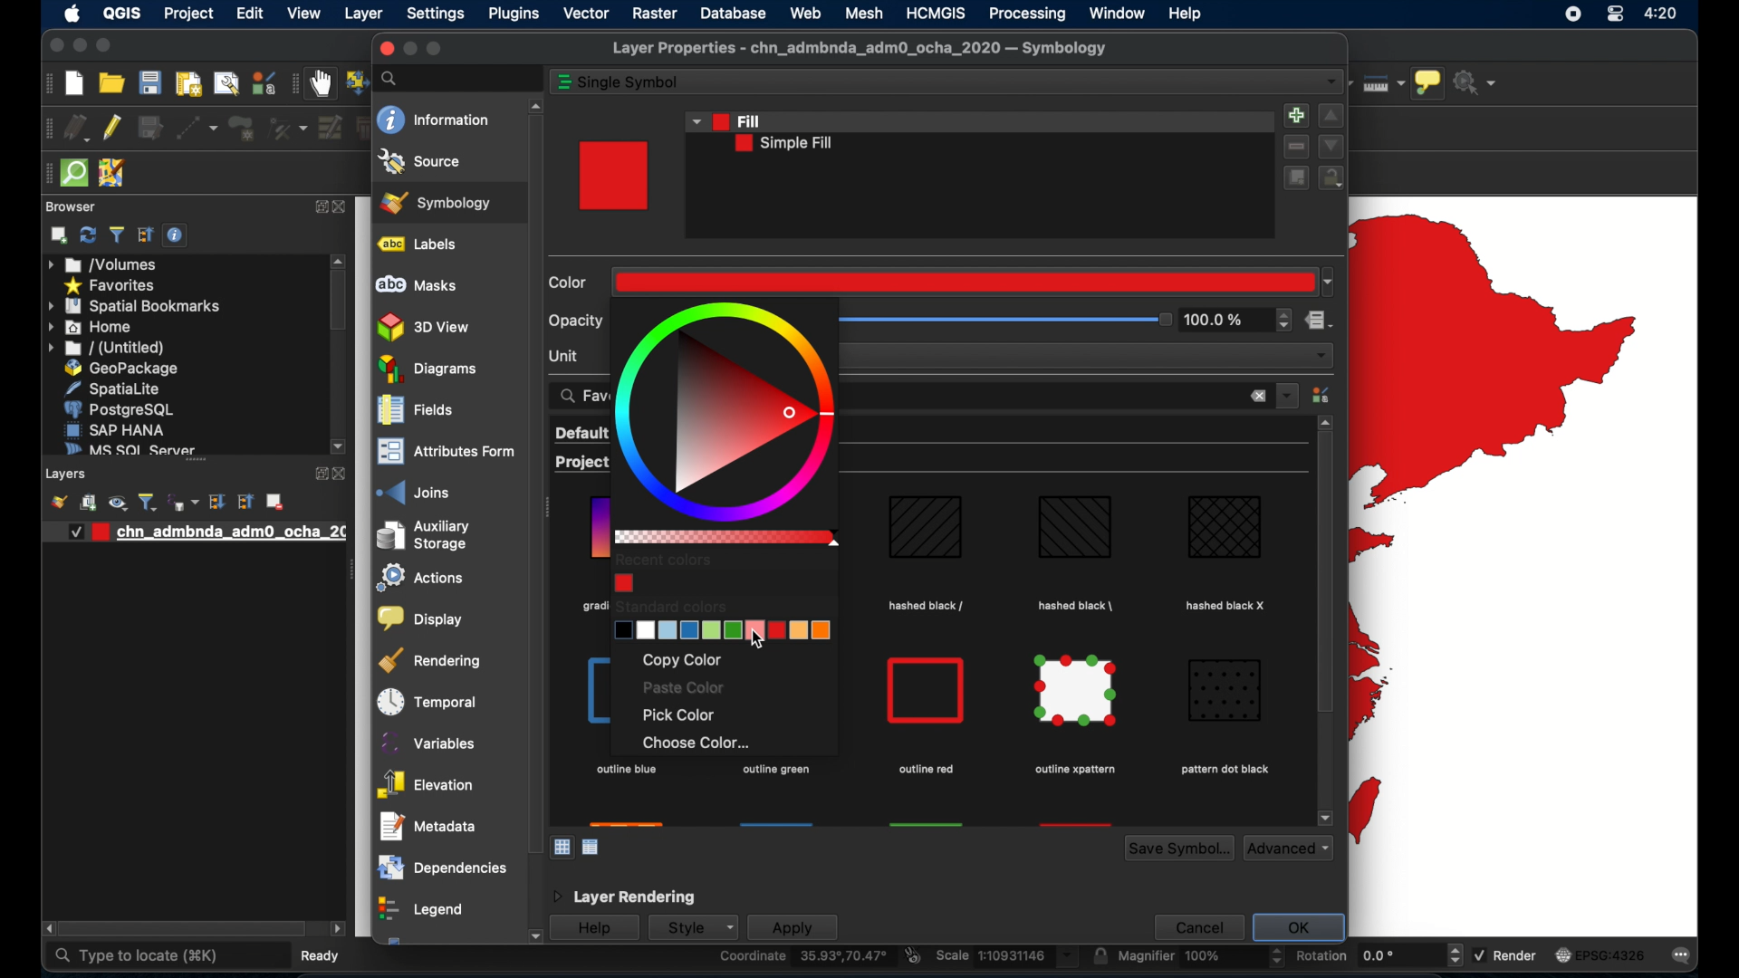 The image size is (1739, 978). What do you see at coordinates (725, 631) in the screenshot?
I see `standard color swatches` at bounding box center [725, 631].